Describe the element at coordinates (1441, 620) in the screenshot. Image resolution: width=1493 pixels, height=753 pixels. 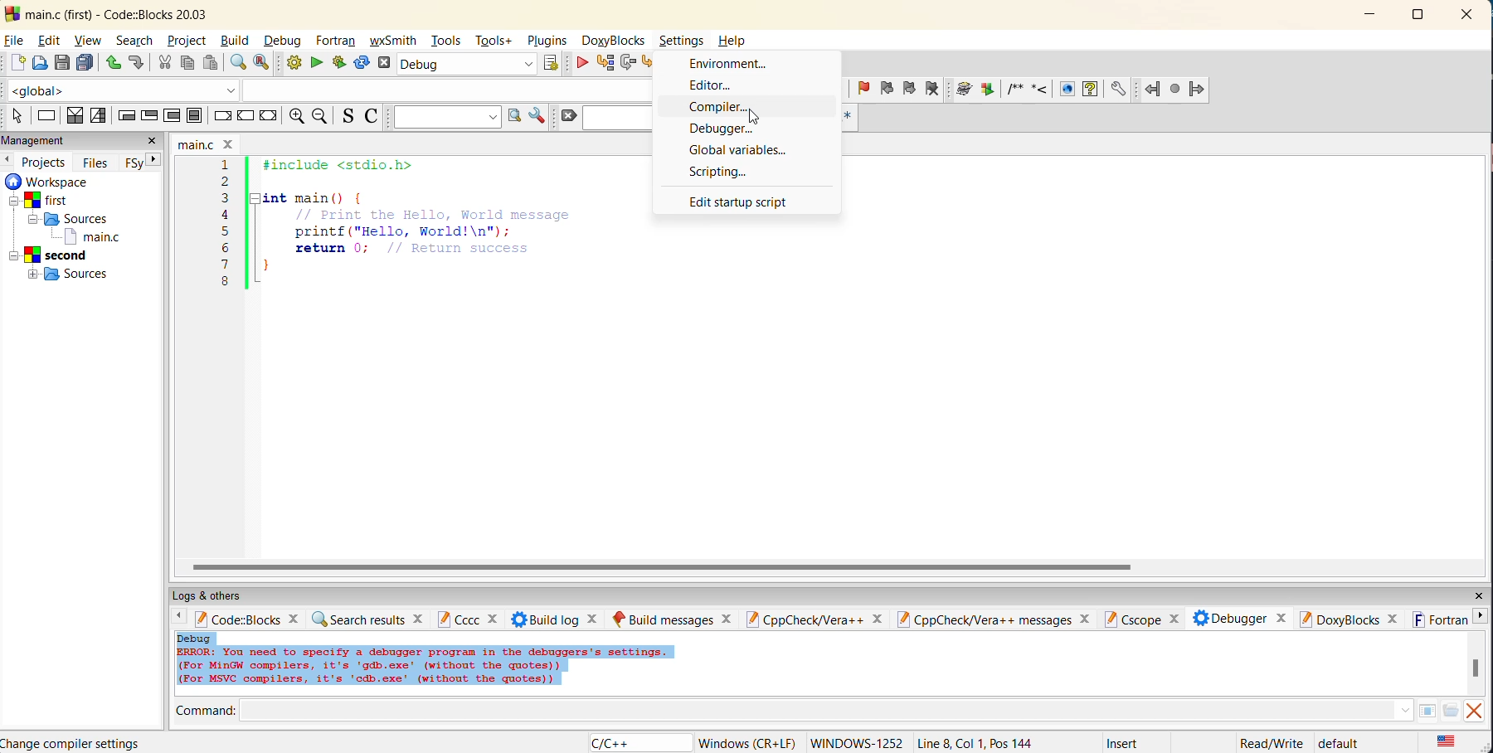
I see `fortran info` at that location.